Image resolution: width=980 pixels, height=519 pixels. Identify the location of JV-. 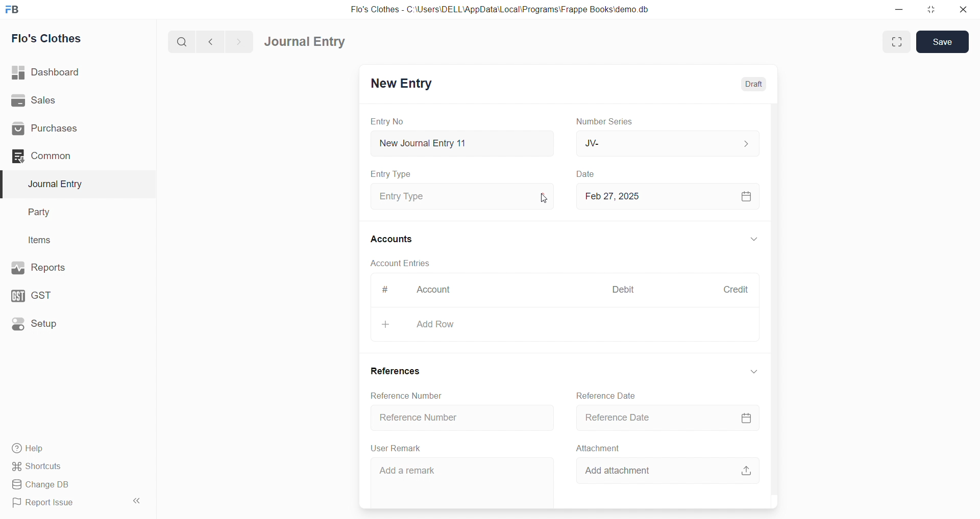
(667, 142).